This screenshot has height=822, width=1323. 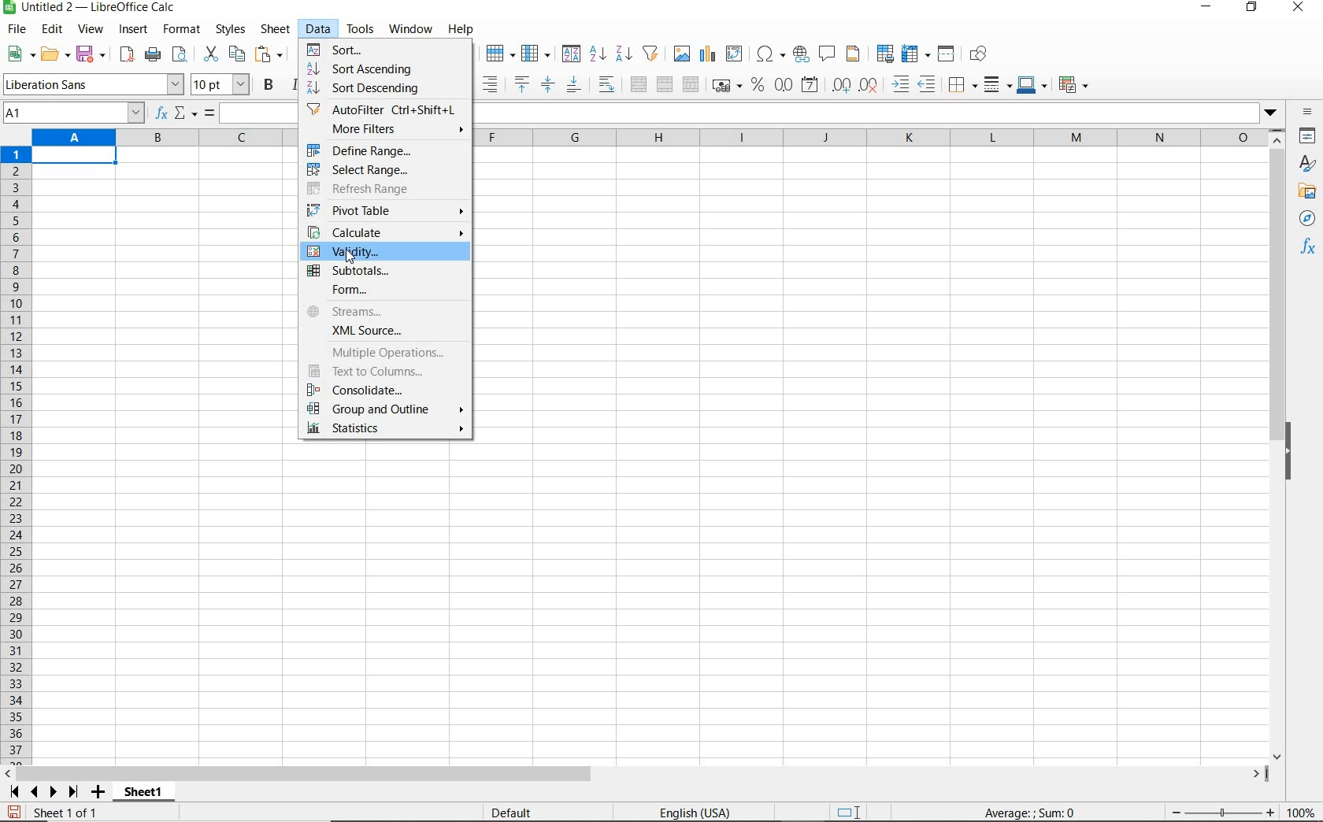 What do you see at coordinates (650, 54) in the screenshot?
I see `autofilter` at bounding box center [650, 54].